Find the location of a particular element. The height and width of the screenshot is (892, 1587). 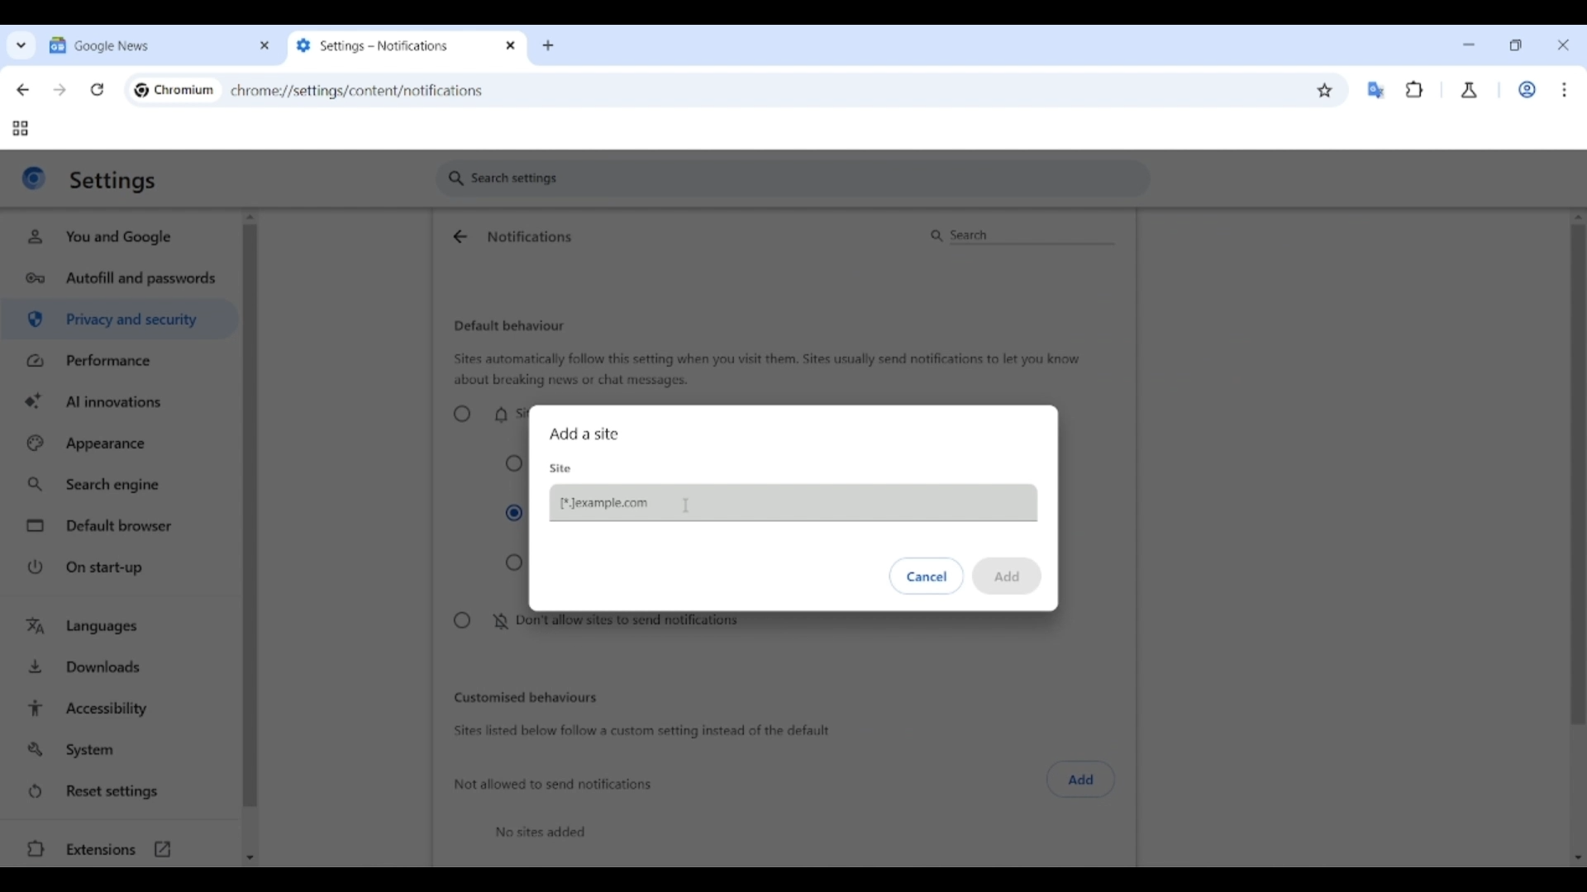

Settings is located at coordinates (114, 181).